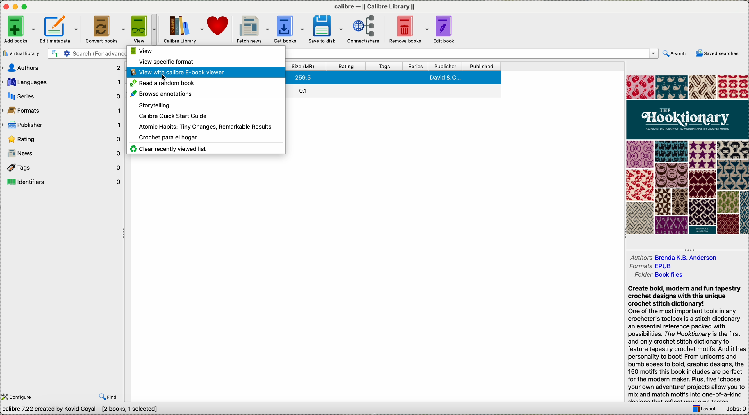 The height and width of the screenshot is (415, 749). Describe the element at coordinates (59, 29) in the screenshot. I see `edit metadata` at that location.